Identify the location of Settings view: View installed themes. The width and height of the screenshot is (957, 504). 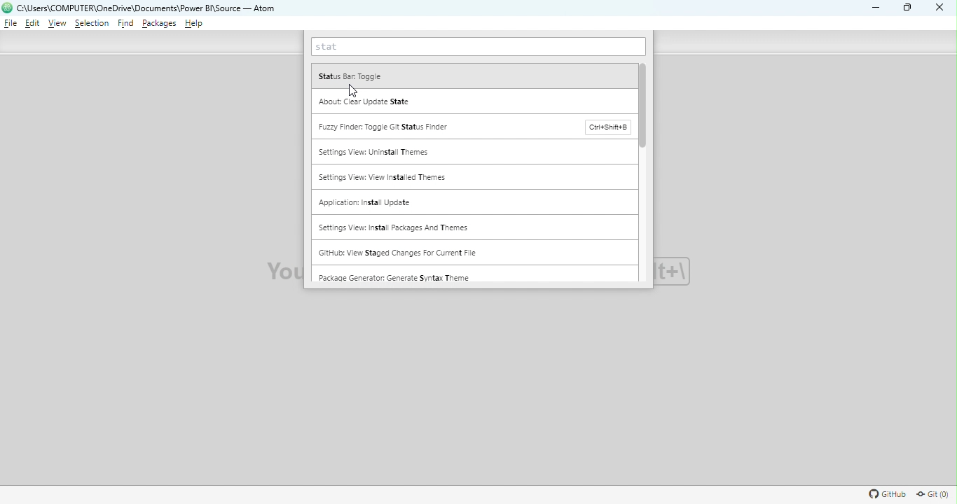
(475, 178).